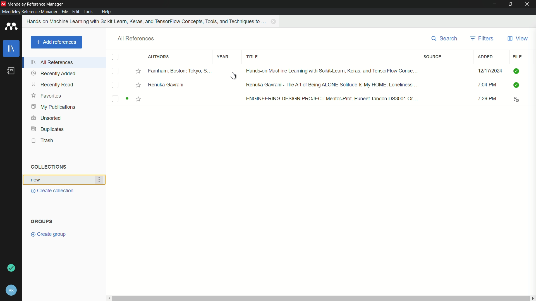 The height and width of the screenshot is (301, 536). What do you see at coordinates (517, 39) in the screenshot?
I see `view` at bounding box center [517, 39].